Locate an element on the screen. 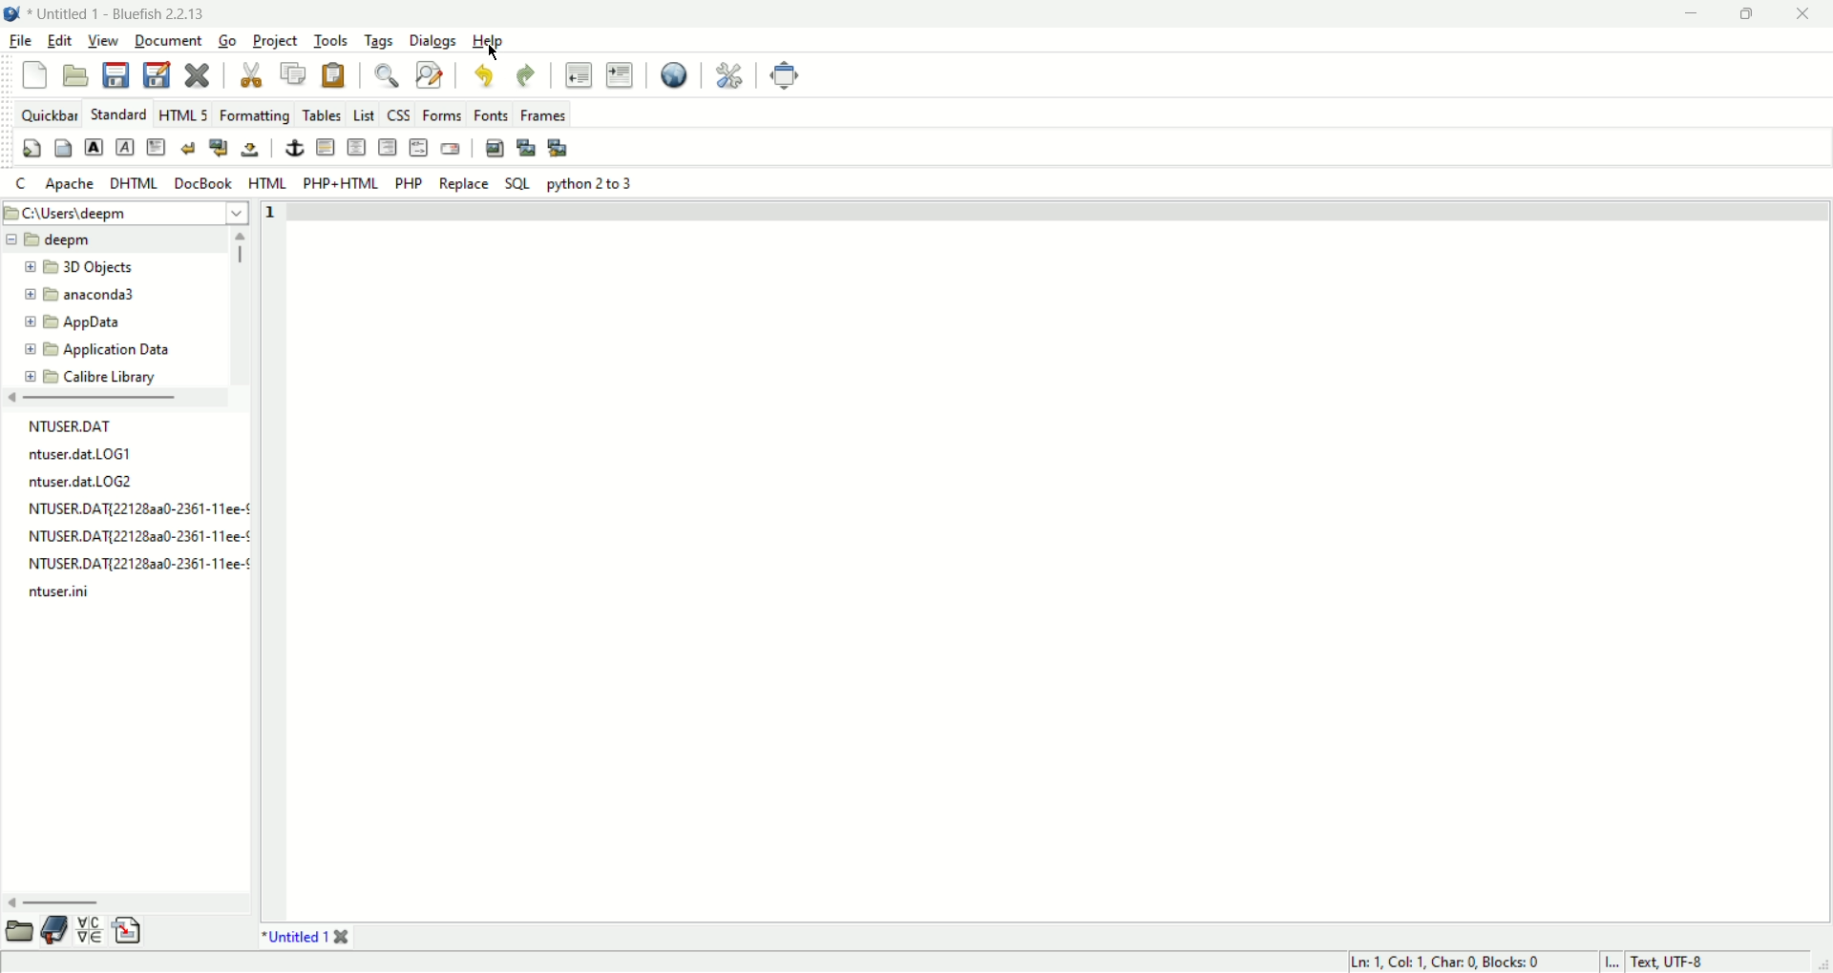  close is located at coordinates (1808, 14).